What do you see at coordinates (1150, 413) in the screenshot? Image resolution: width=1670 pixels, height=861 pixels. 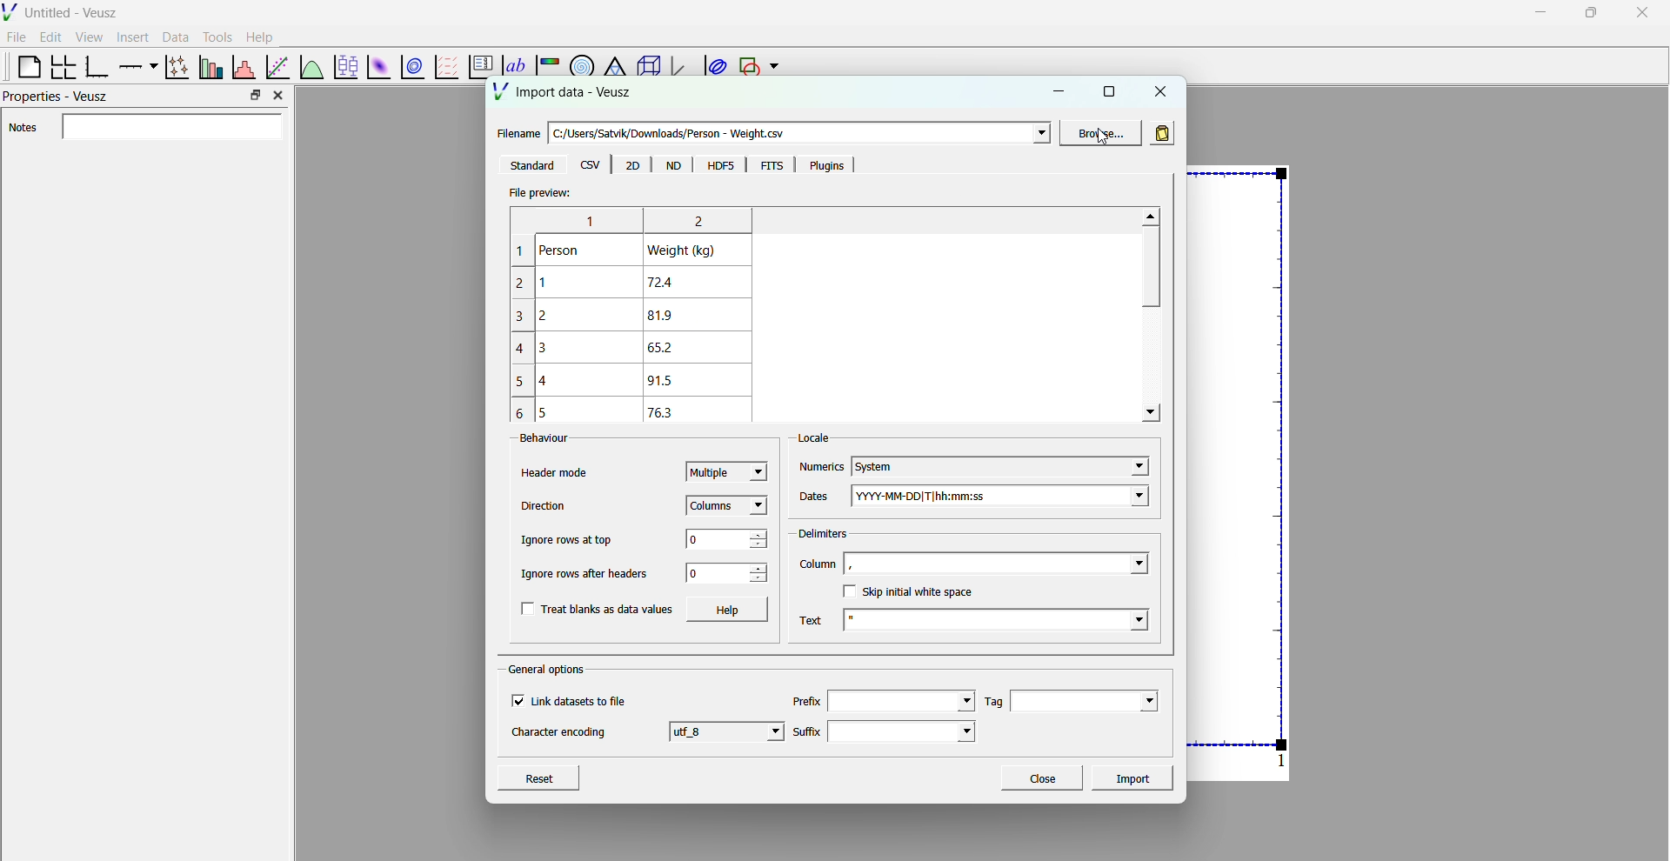 I see `down` at bounding box center [1150, 413].